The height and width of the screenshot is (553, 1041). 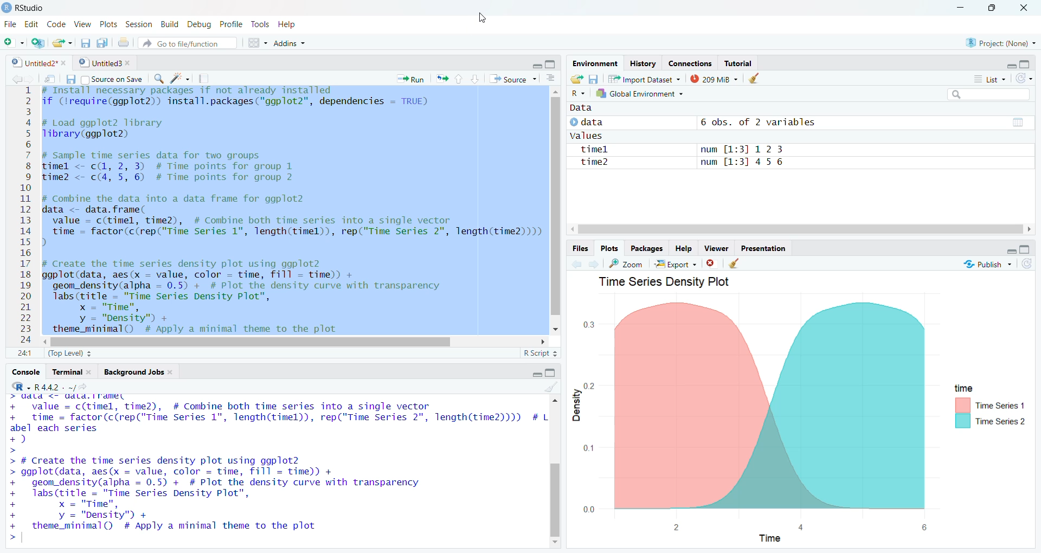 What do you see at coordinates (104, 62) in the screenshot?
I see `Untitled3` at bounding box center [104, 62].